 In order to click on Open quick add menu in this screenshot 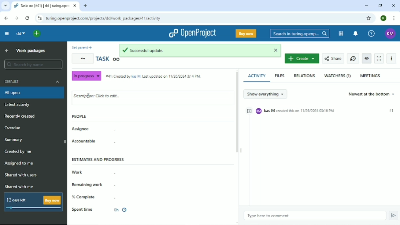, I will do `click(37, 34)`.